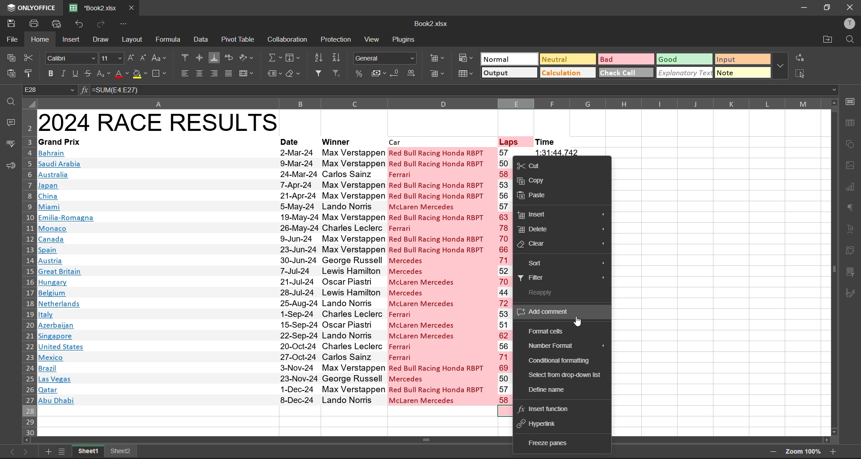  Describe the element at coordinates (40, 40) in the screenshot. I see `home` at that location.